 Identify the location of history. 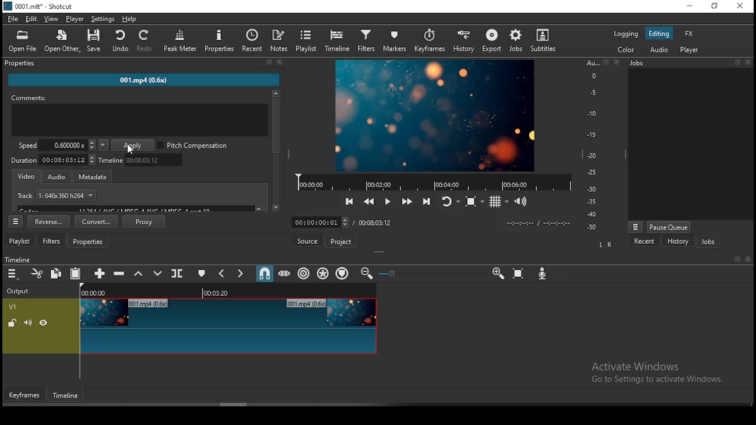
(464, 40).